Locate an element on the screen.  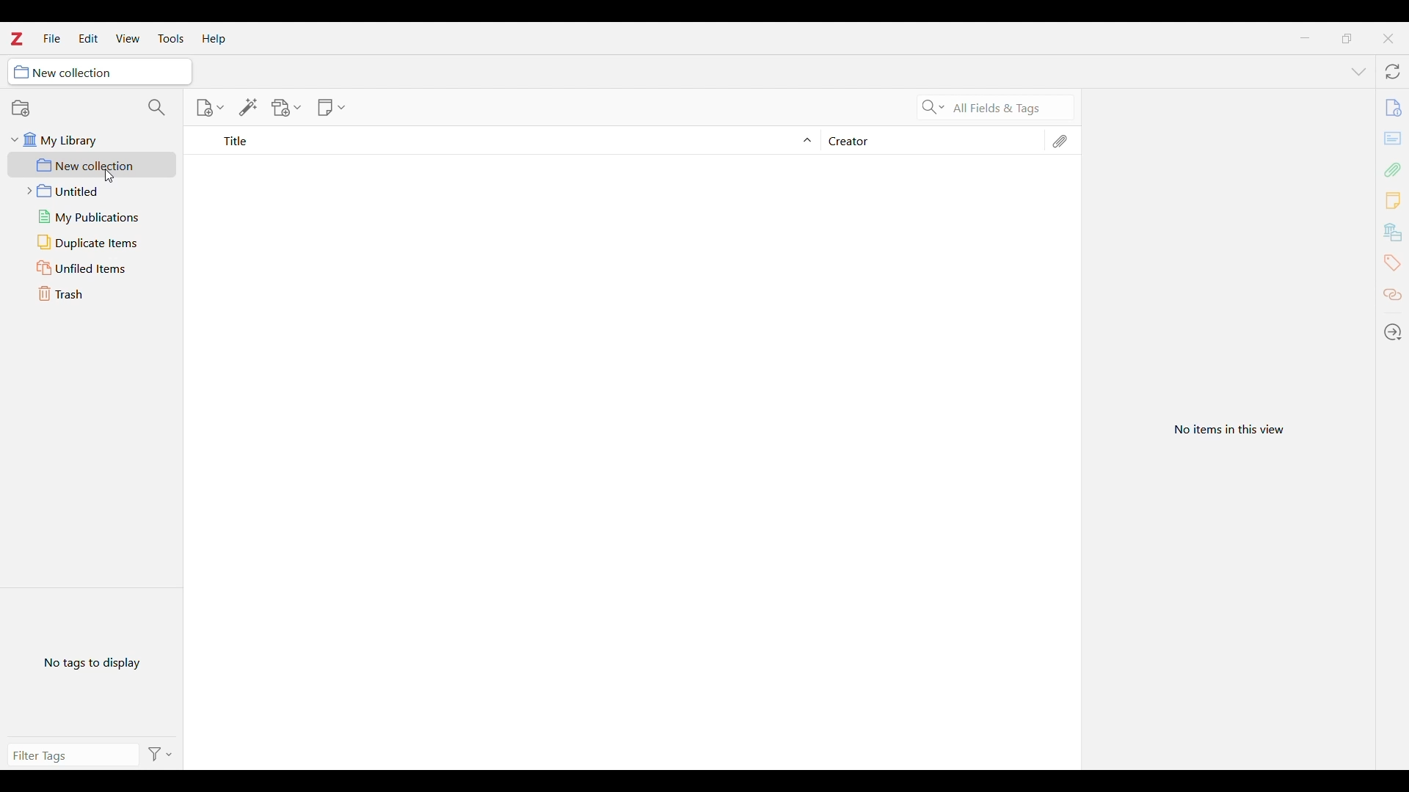
No tags to display  is located at coordinates (92, 664).